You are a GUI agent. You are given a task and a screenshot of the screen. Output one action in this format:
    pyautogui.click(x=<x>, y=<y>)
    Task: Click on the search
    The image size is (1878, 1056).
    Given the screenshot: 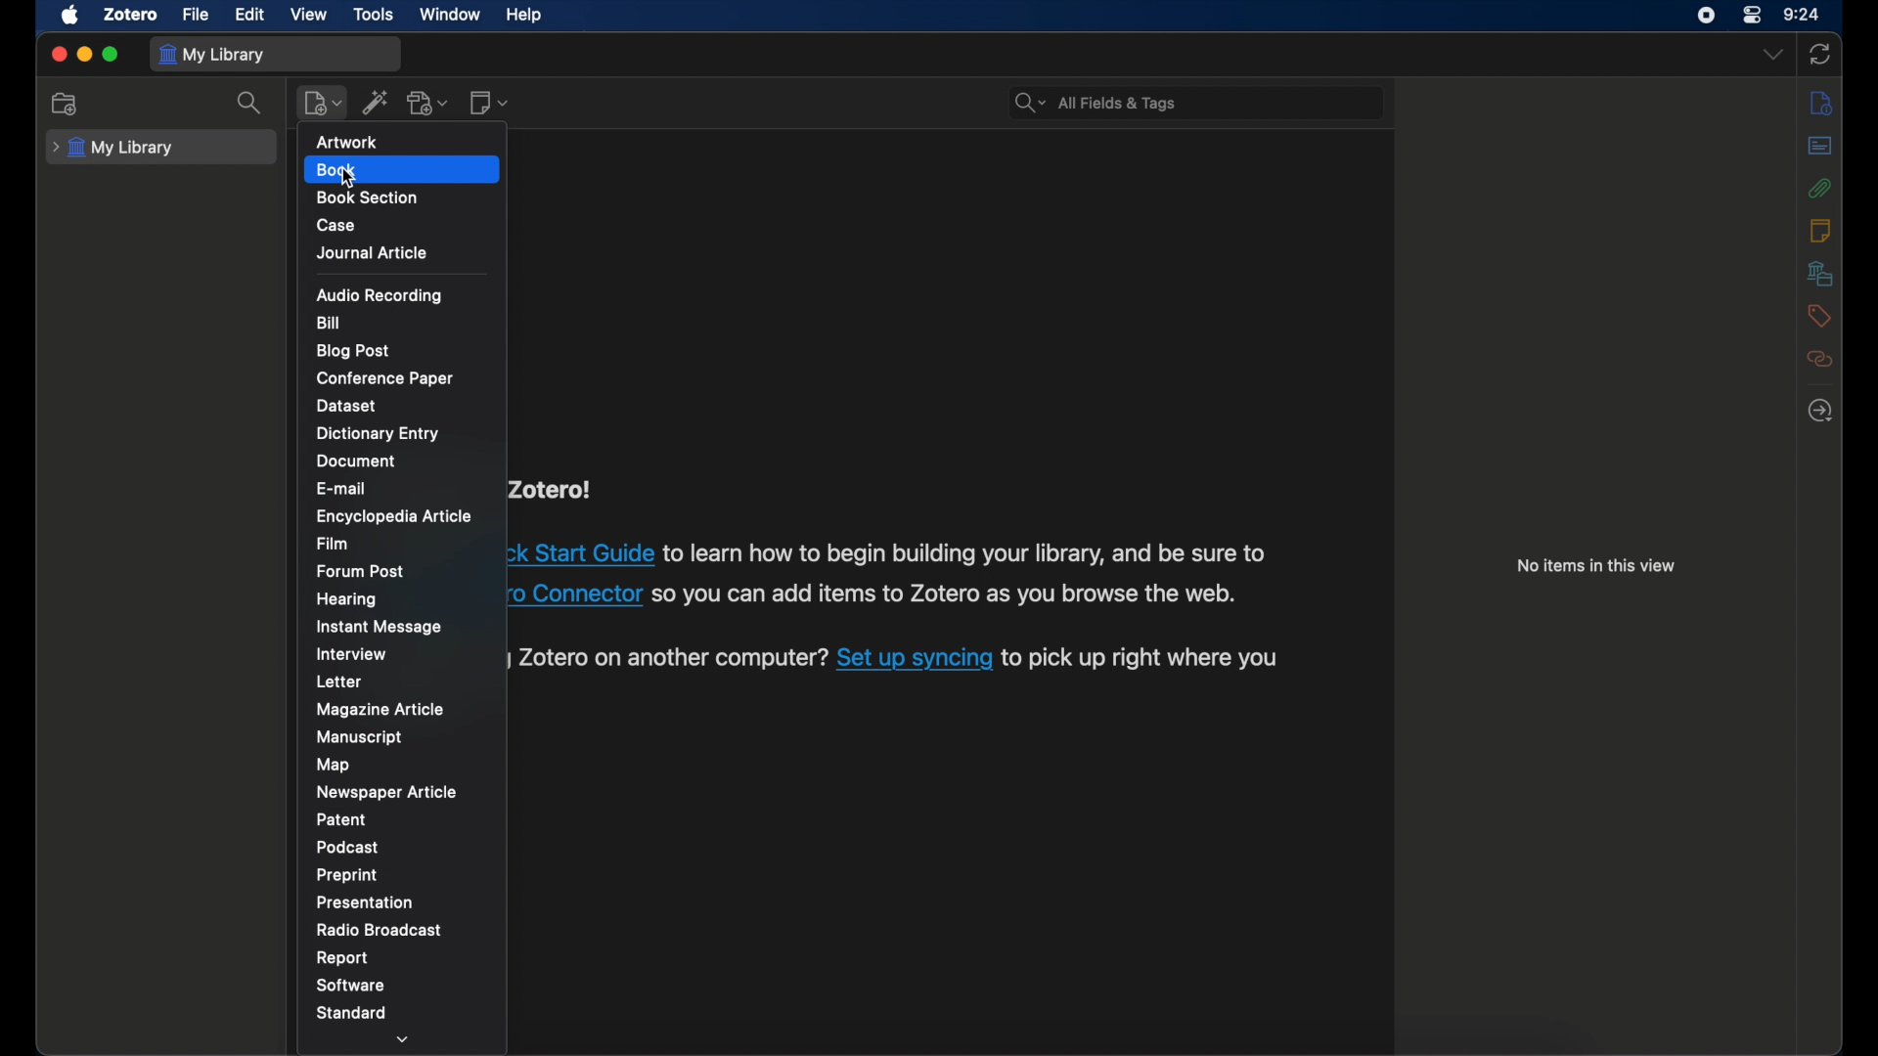 What is the action you would take?
    pyautogui.click(x=1098, y=103)
    